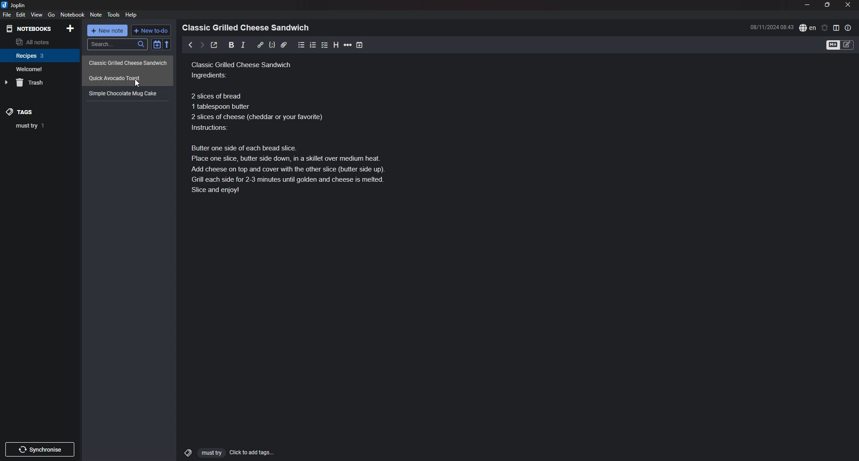 This screenshot has width=859, height=461. Describe the element at coordinates (325, 45) in the screenshot. I see `checkbox` at that location.